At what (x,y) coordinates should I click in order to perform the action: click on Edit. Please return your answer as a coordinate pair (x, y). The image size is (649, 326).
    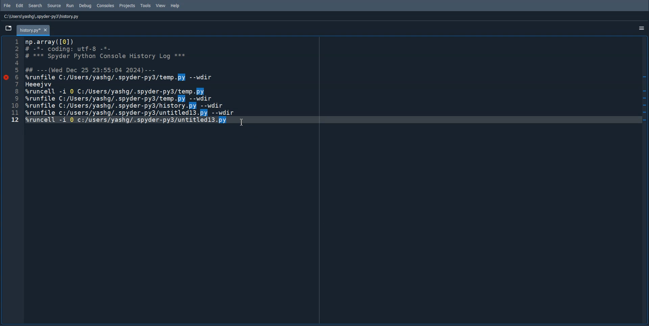
    Looking at the image, I should click on (20, 5).